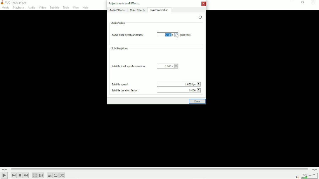  Describe the element at coordinates (179, 90) in the screenshot. I see `0.000` at that location.